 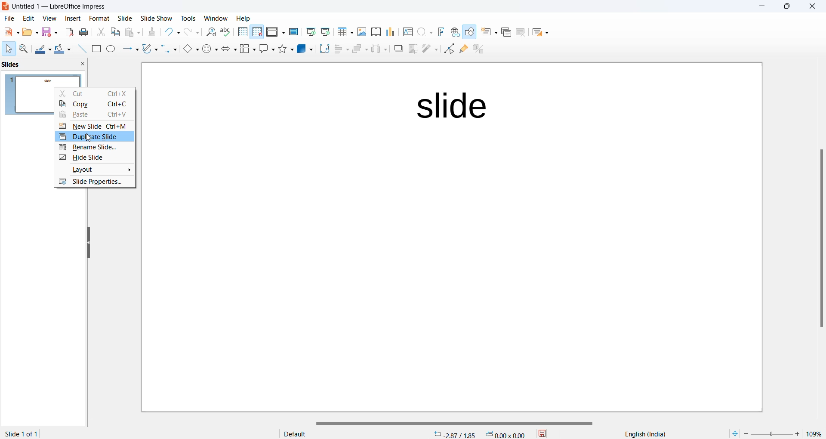 I want to click on close slide preview pane, so click(x=84, y=65).